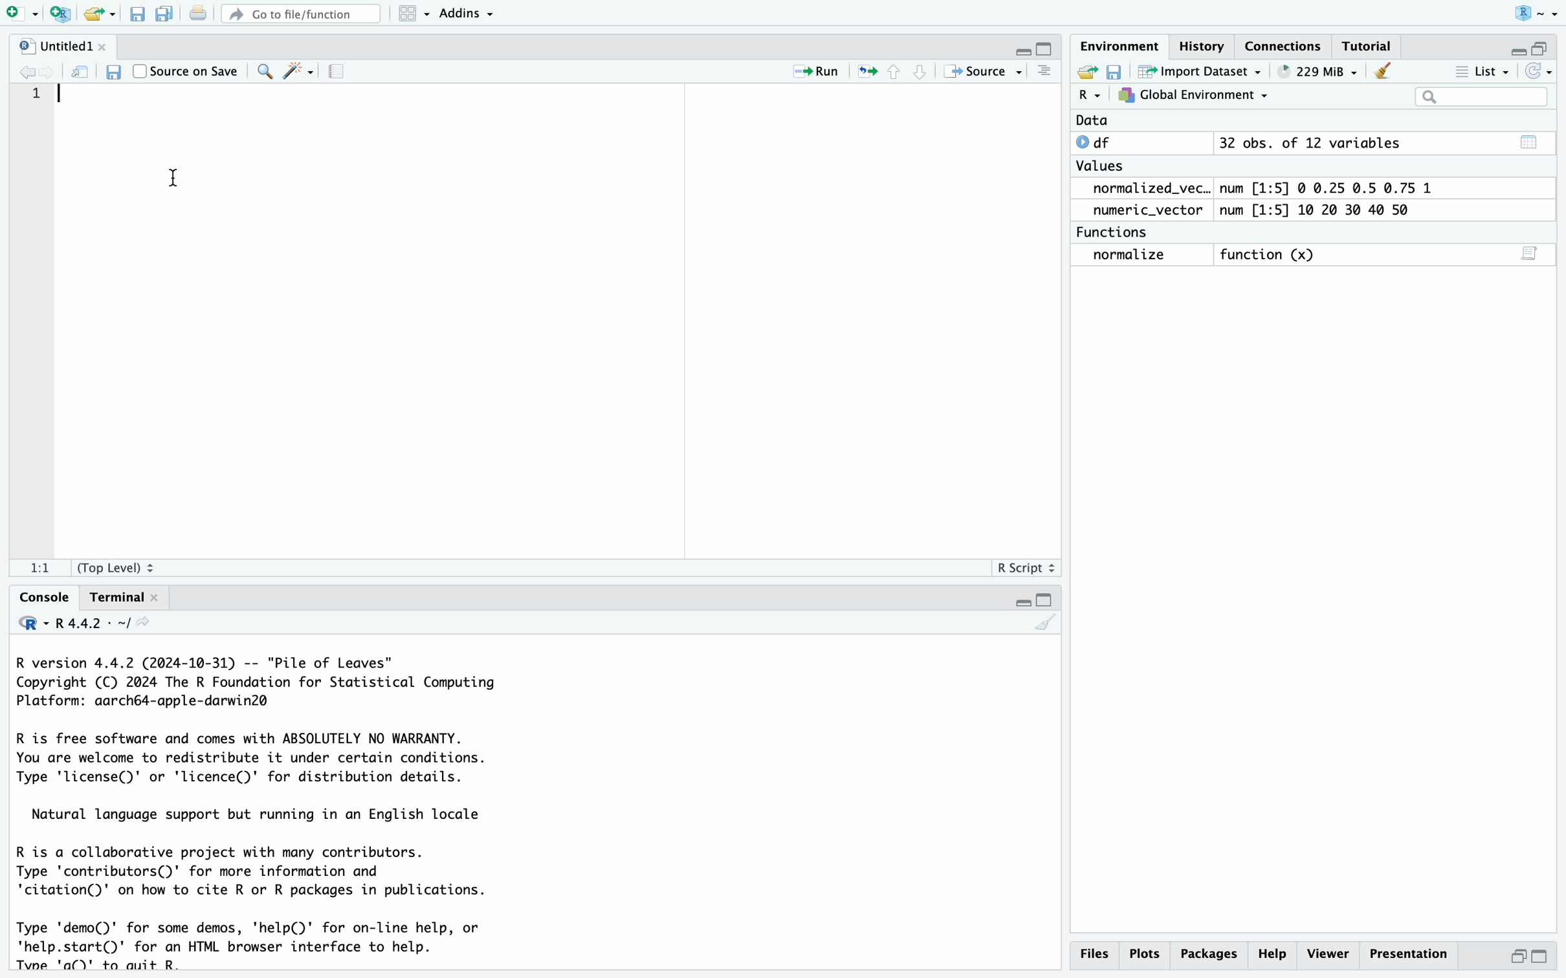  Describe the element at coordinates (816, 74) in the screenshot. I see `Run current file` at that location.